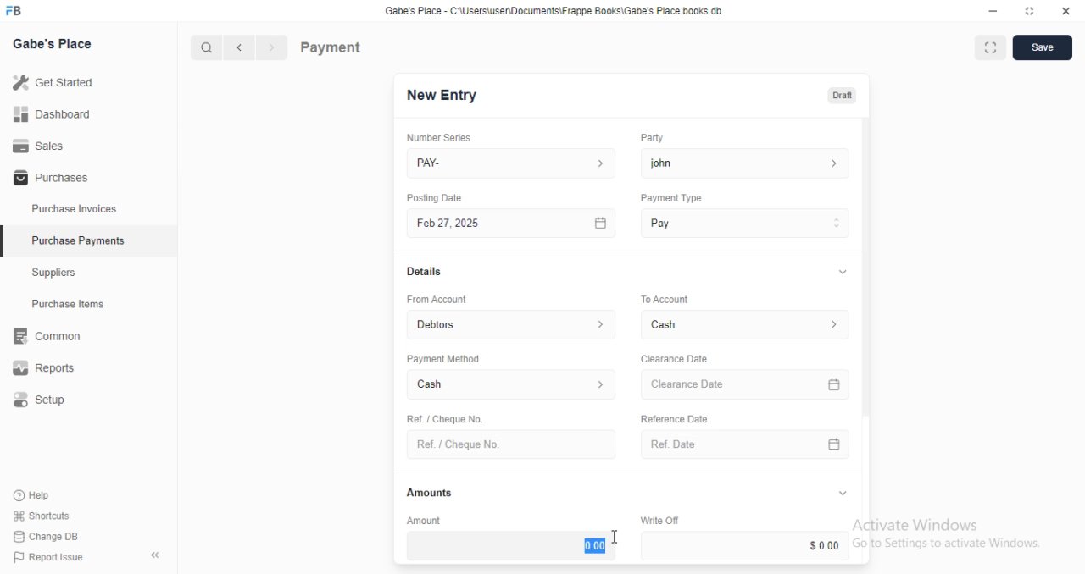  Describe the element at coordinates (514, 224) in the screenshot. I see `Feb 27, 2025` at that location.